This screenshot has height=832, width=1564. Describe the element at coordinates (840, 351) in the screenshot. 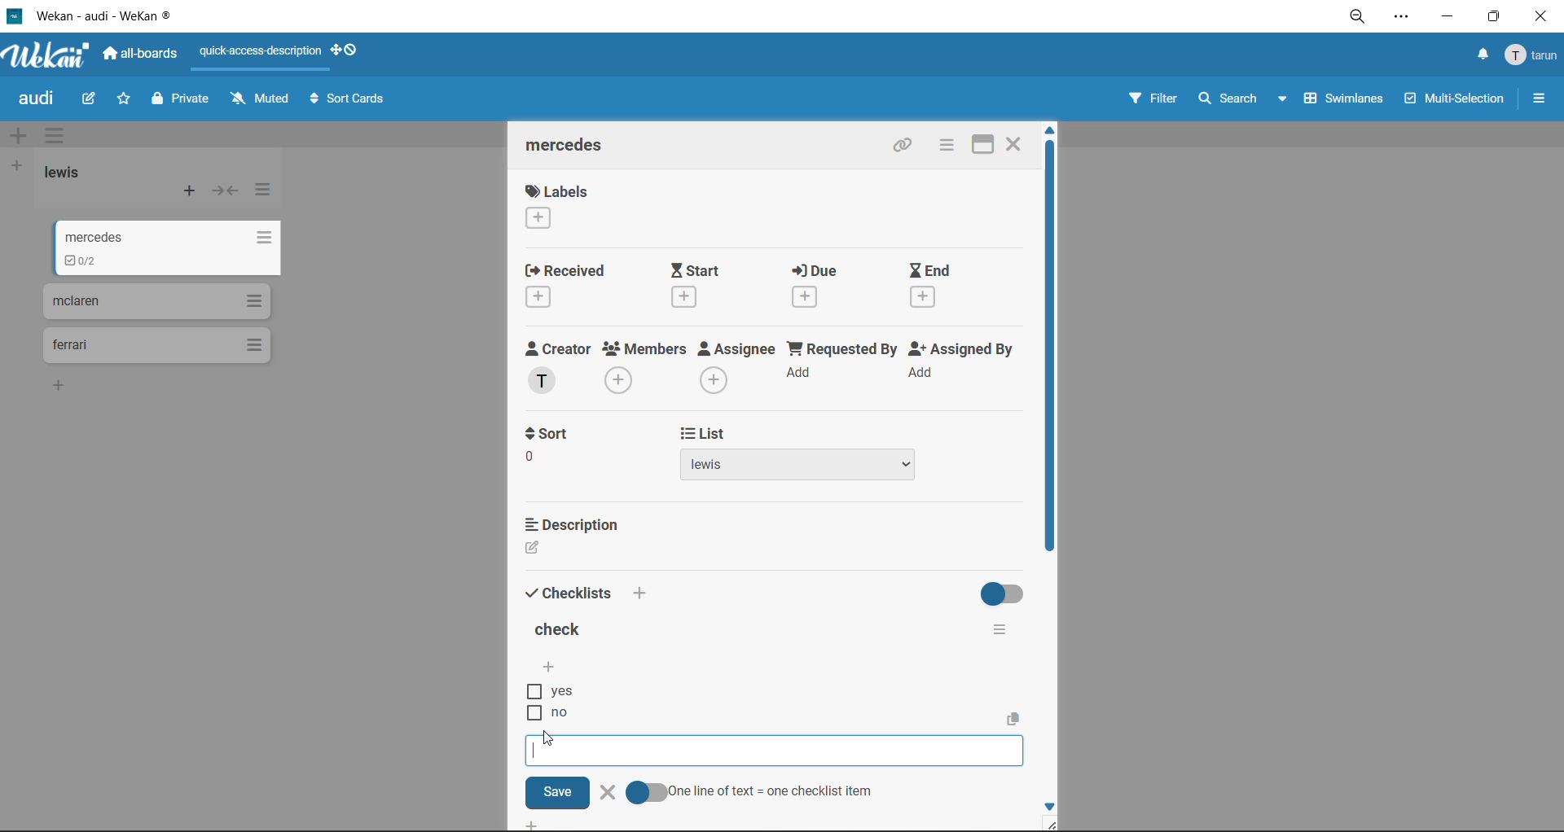

I see `requested by` at that location.